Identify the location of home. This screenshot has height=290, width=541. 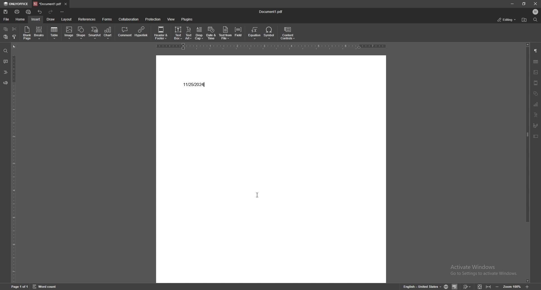
(21, 20).